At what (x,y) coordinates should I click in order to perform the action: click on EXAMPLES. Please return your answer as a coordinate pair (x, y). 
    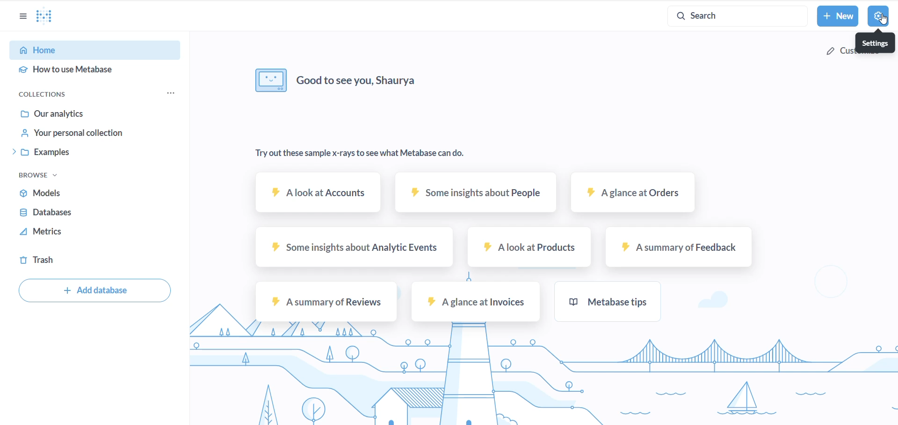
    Looking at the image, I should click on (76, 152).